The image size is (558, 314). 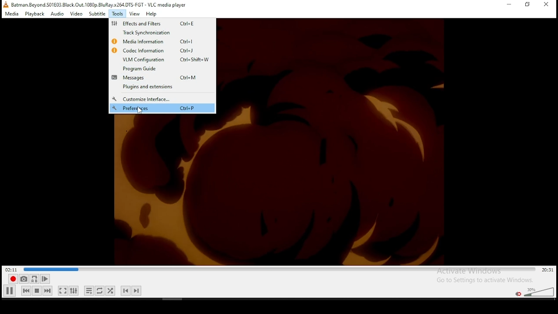 What do you see at coordinates (548, 270) in the screenshot?
I see `total/remaining time` at bounding box center [548, 270].